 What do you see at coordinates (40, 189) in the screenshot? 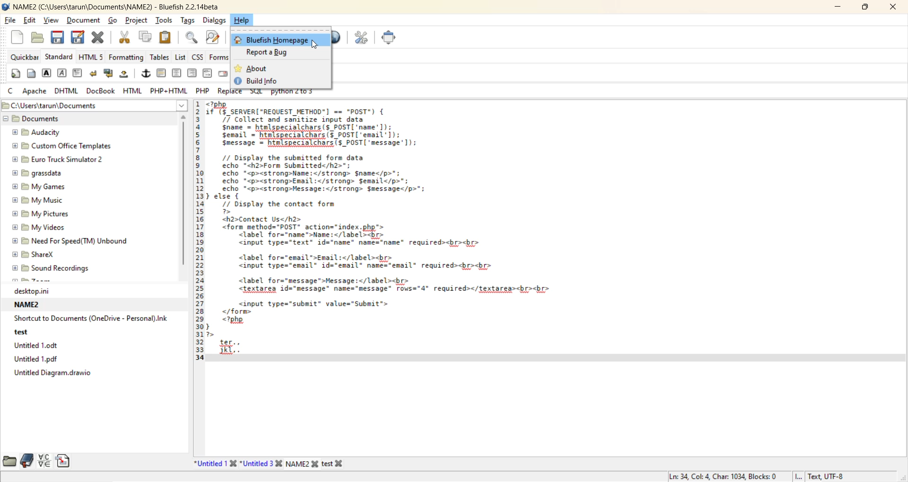
I see `My Games` at bounding box center [40, 189].